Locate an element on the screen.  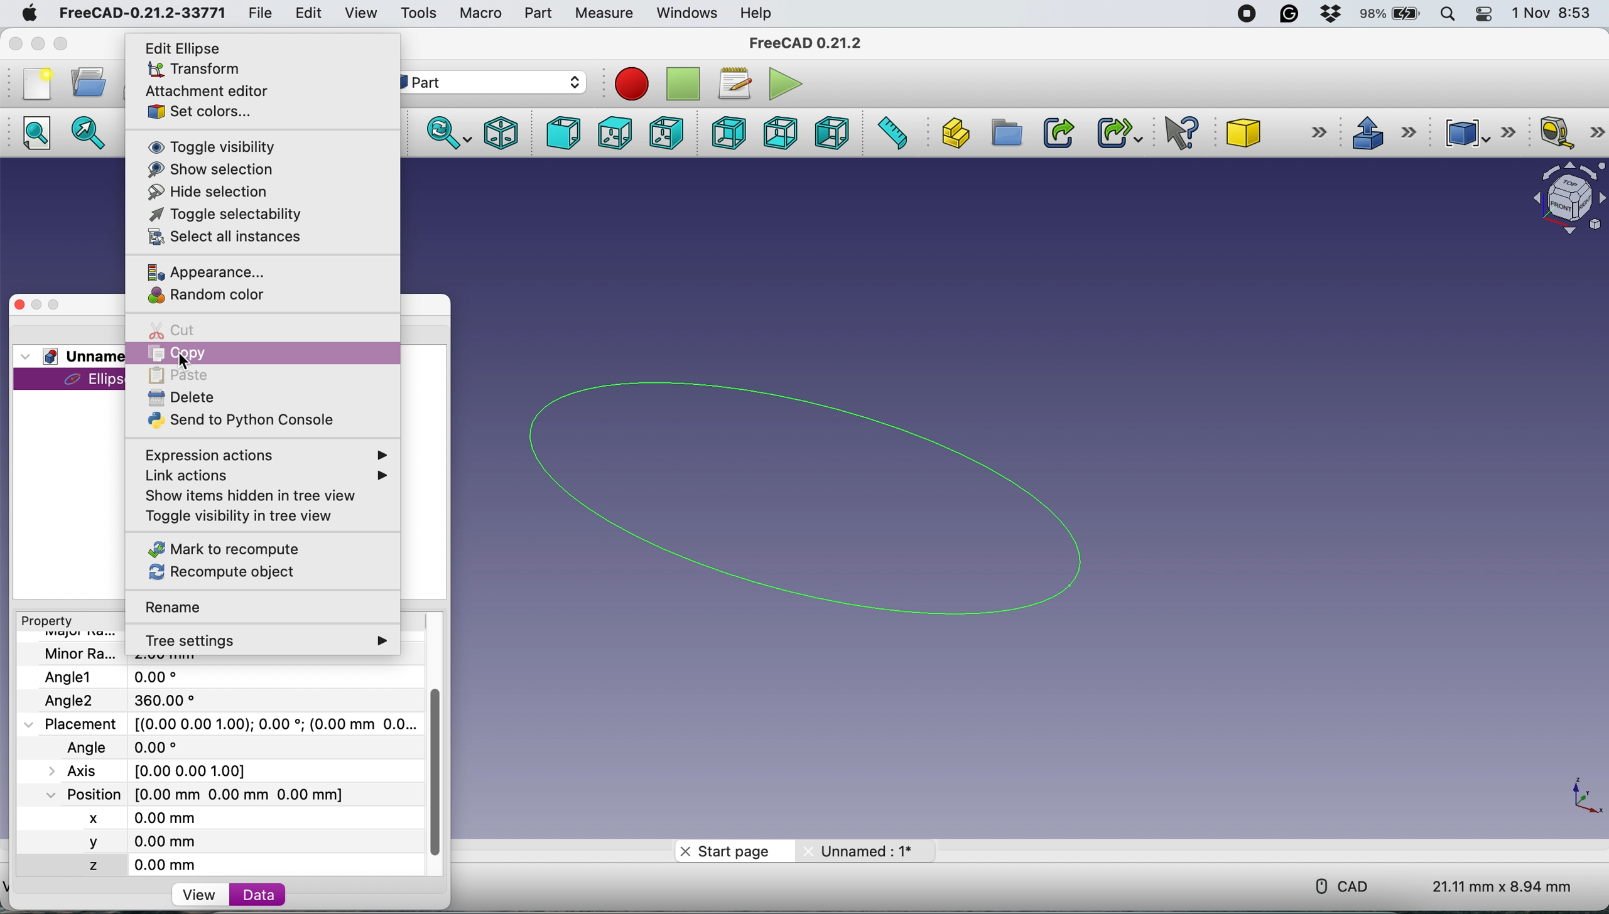
maximise is located at coordinates (58, 44).